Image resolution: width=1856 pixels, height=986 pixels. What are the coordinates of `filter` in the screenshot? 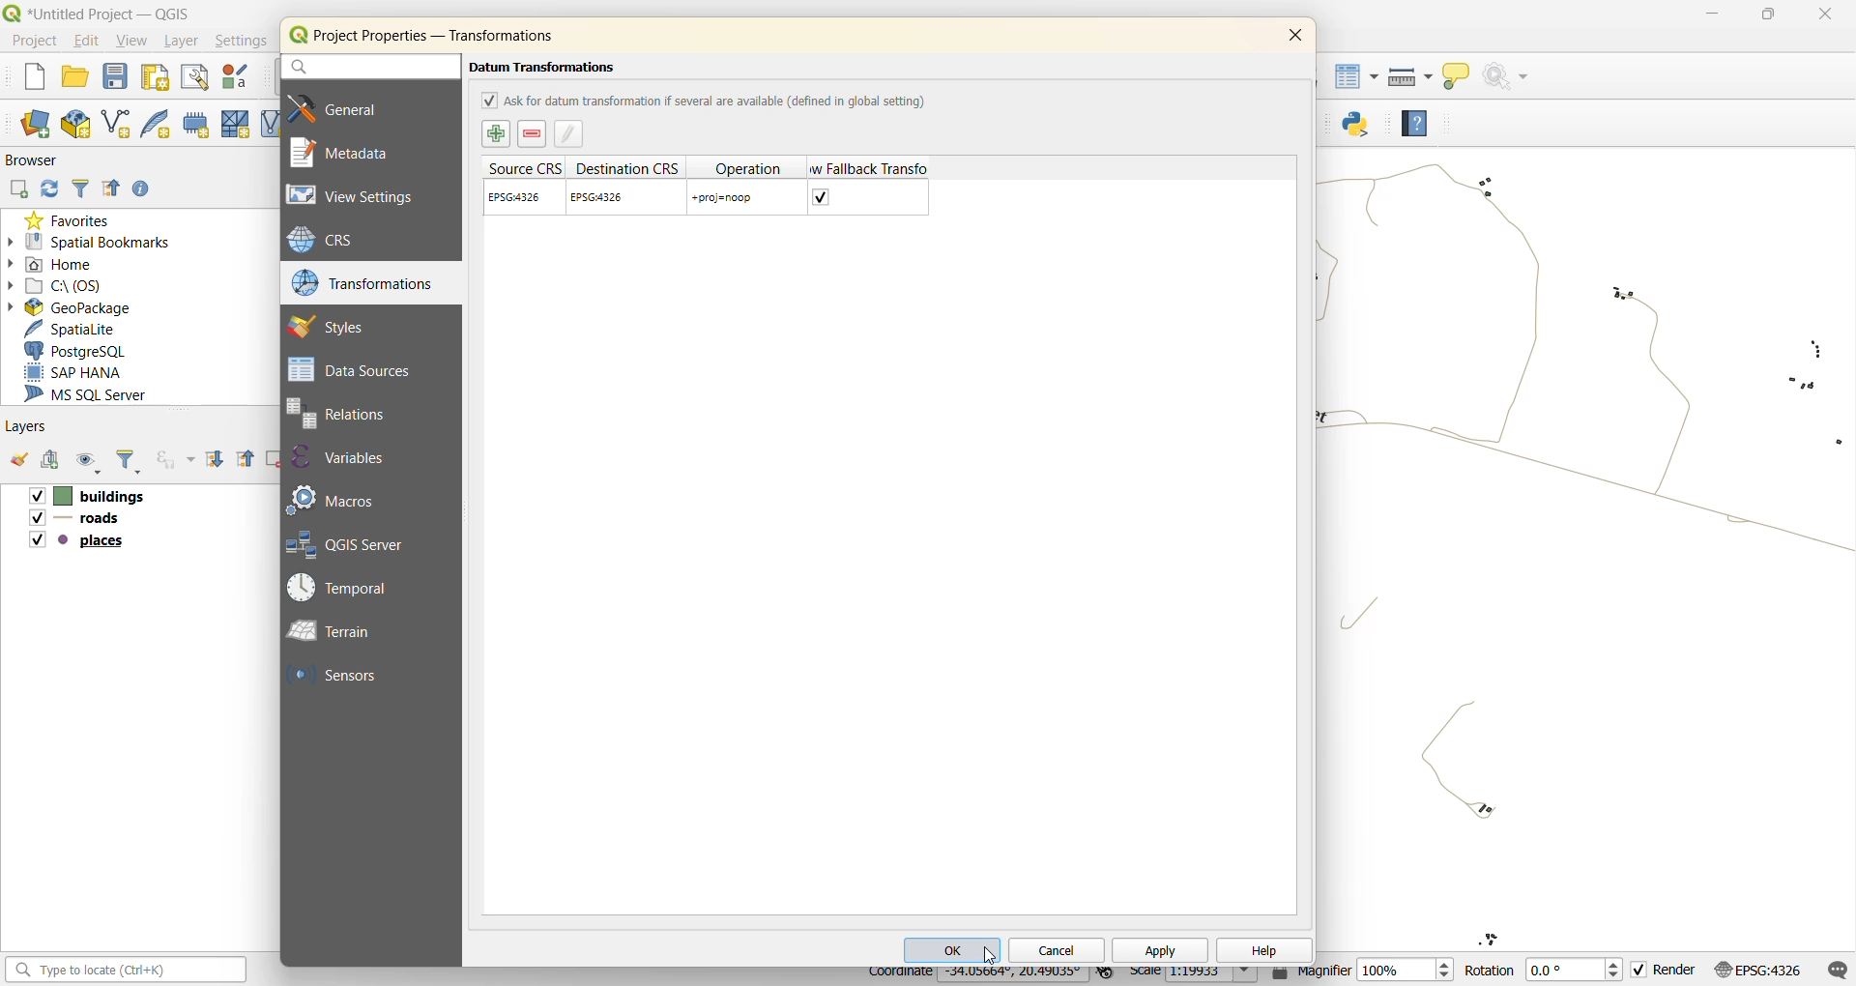 It's located at (82, 188).